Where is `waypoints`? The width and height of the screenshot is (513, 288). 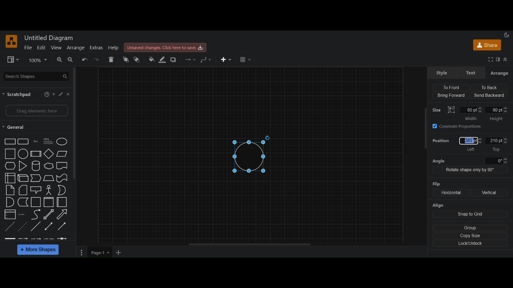
waypoints is located at coordinates (206, 60).